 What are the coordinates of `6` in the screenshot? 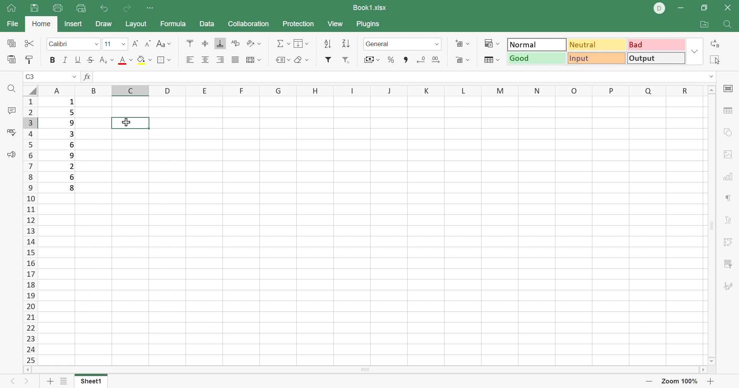 It's located at (72, 145).